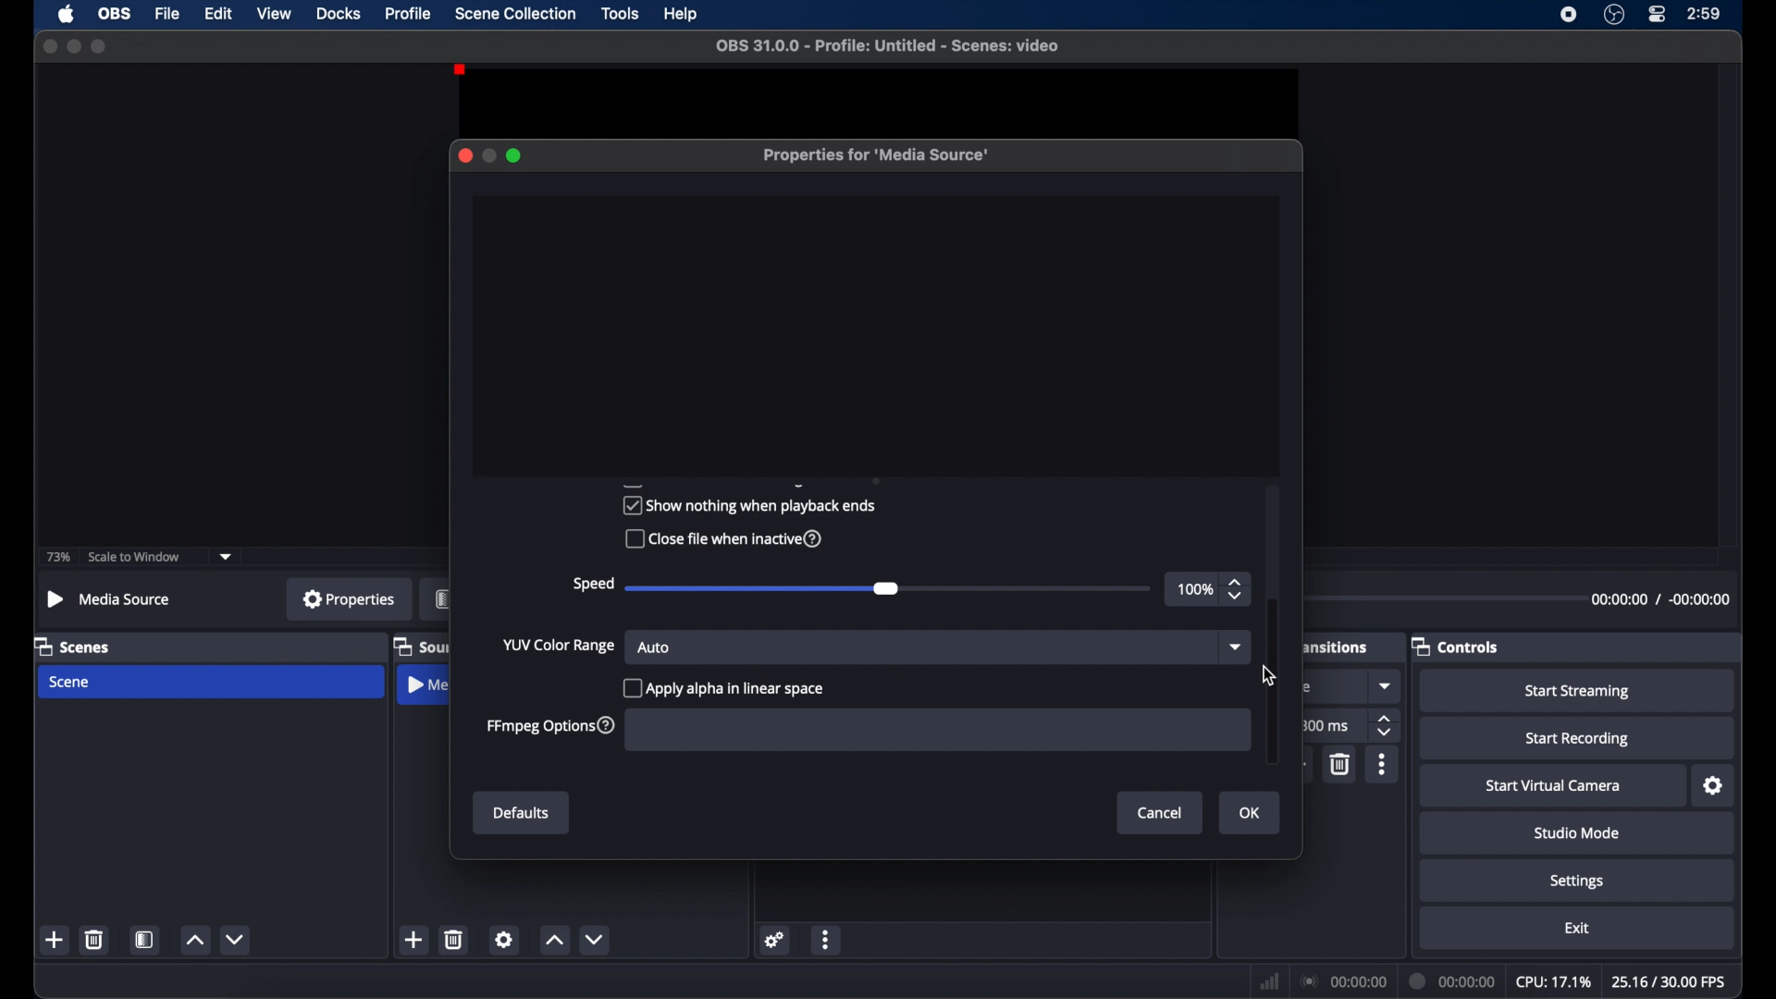 This screenshot has width=1776, height=999. I want to click on close, so click(49, 46).